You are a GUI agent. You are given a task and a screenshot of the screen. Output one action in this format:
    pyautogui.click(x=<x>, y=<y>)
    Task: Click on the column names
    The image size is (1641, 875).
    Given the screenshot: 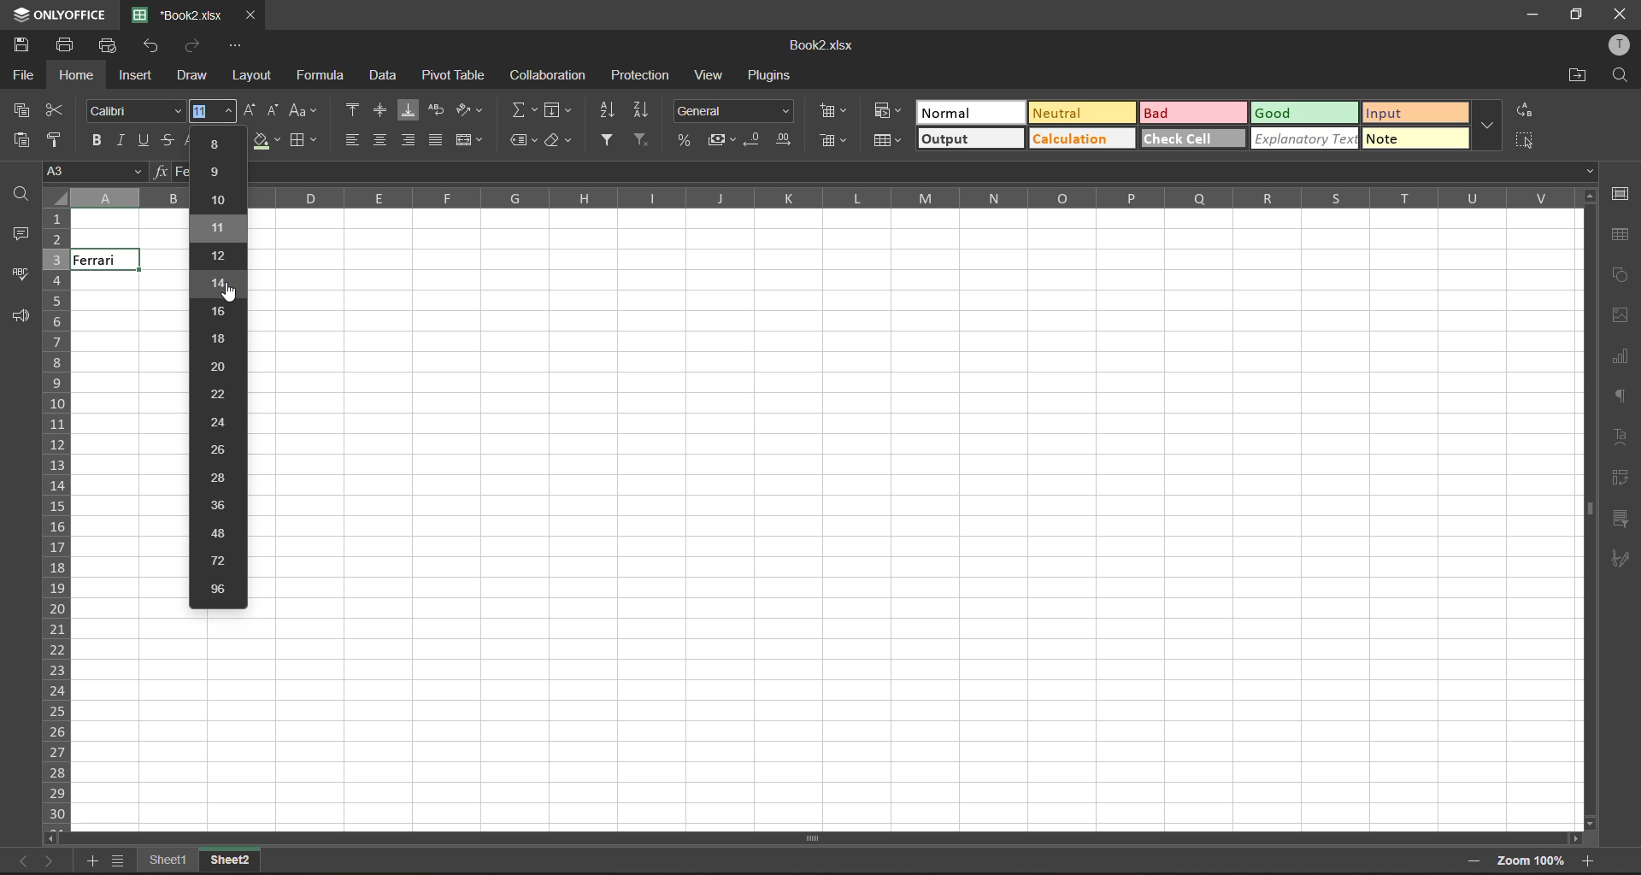 What is the action you would take?
    pyautogui.click(x=908, y=199)
    